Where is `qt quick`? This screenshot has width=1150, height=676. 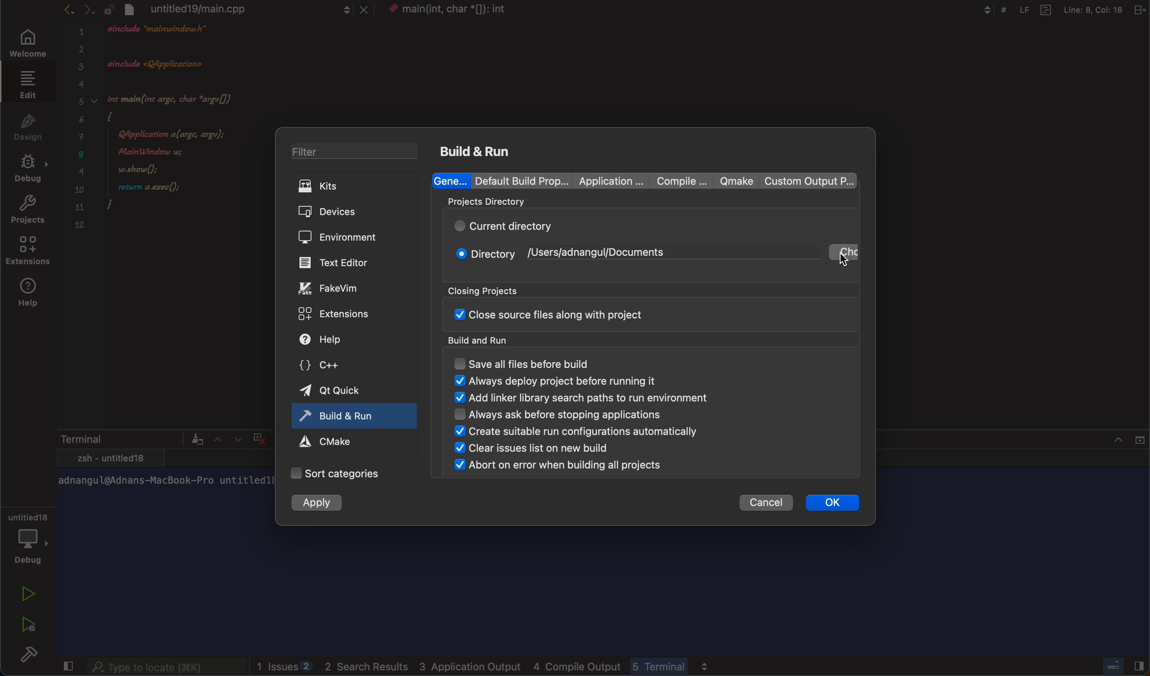 qt quick is located at coordinates (337, 390).